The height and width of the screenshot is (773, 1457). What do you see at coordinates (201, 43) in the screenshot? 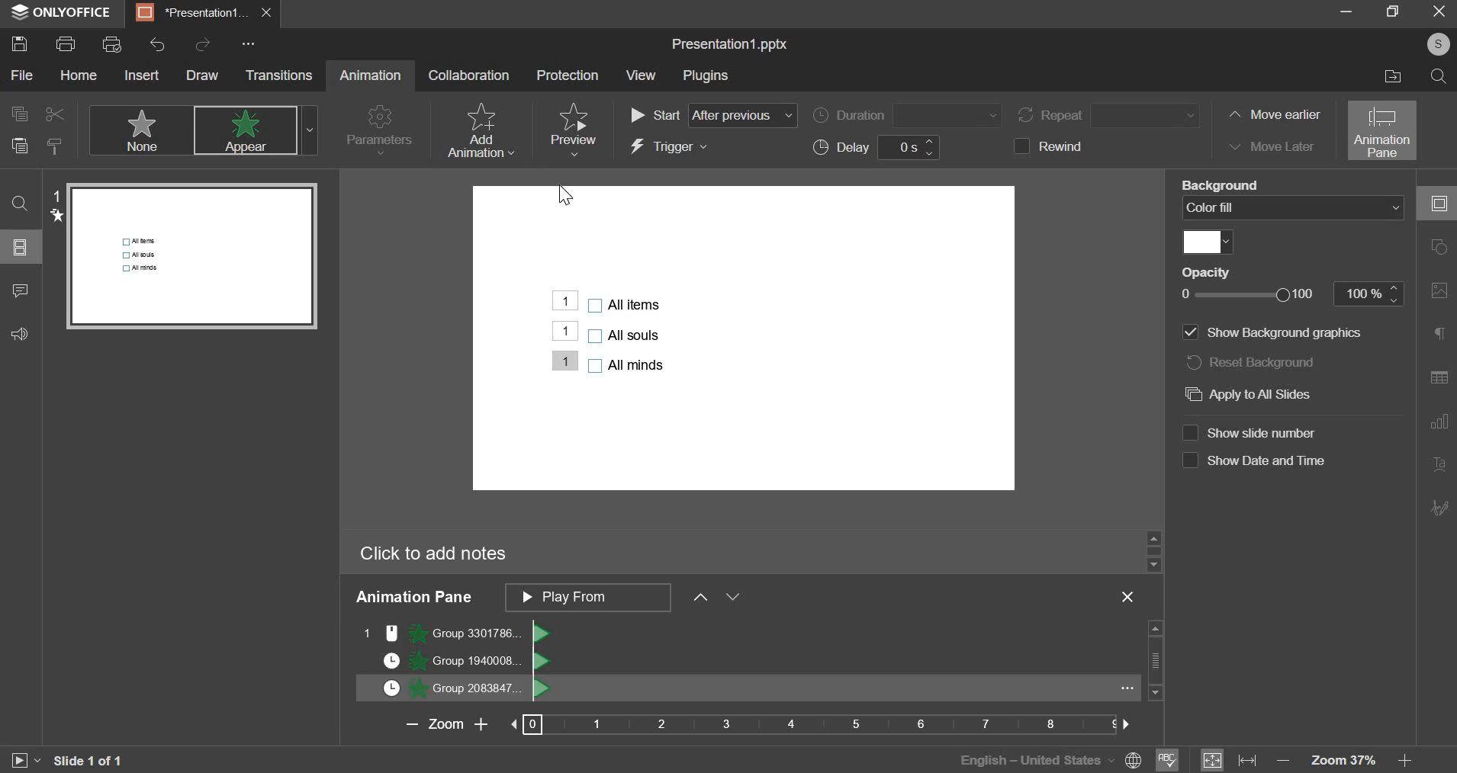
I see `redo` at bounding box center [201, 43].